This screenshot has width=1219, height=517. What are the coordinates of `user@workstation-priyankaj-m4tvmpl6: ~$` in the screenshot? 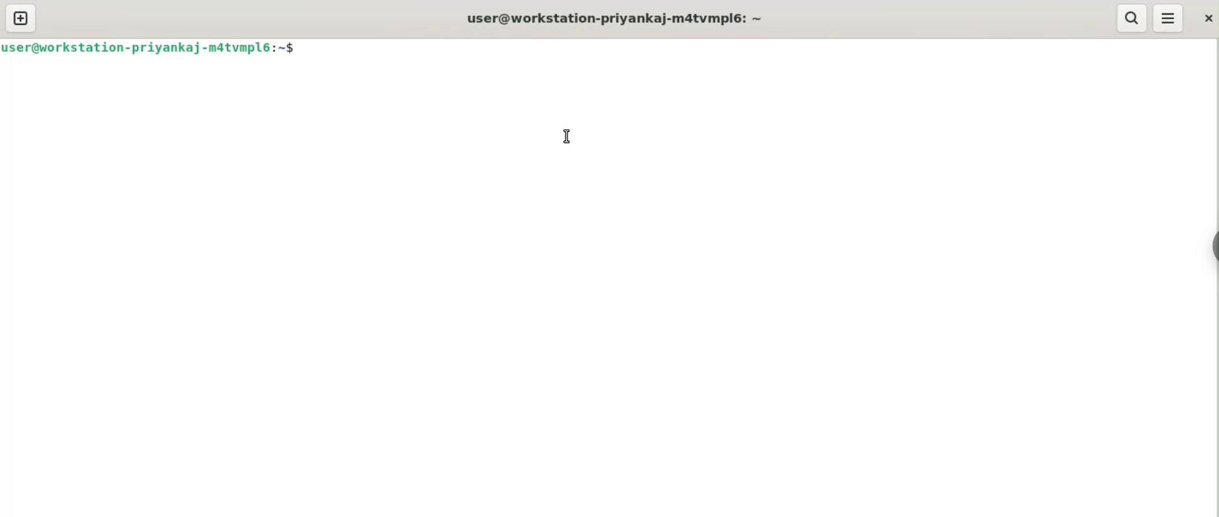 It's located at (148, 47).